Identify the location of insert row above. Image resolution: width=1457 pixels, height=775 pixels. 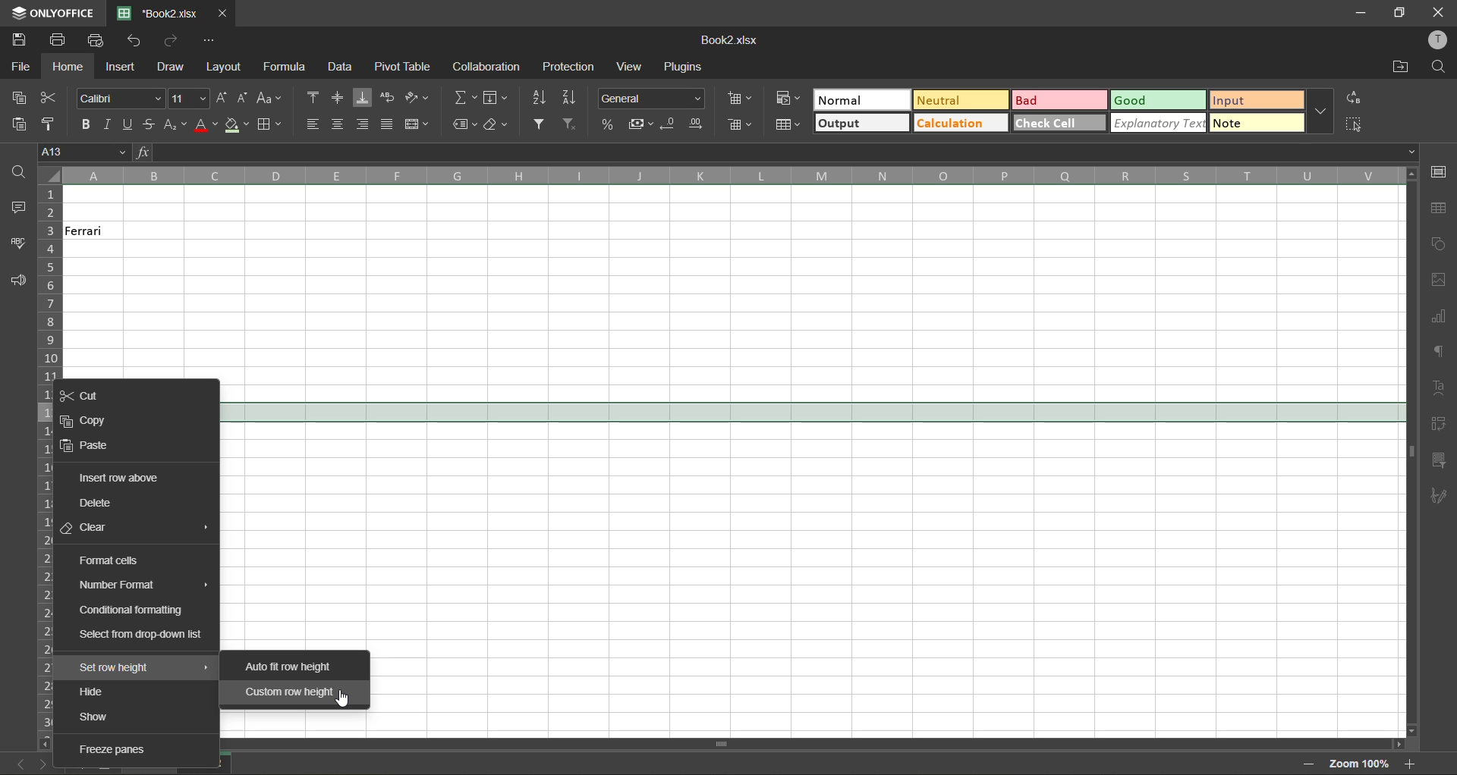
(118, 477).